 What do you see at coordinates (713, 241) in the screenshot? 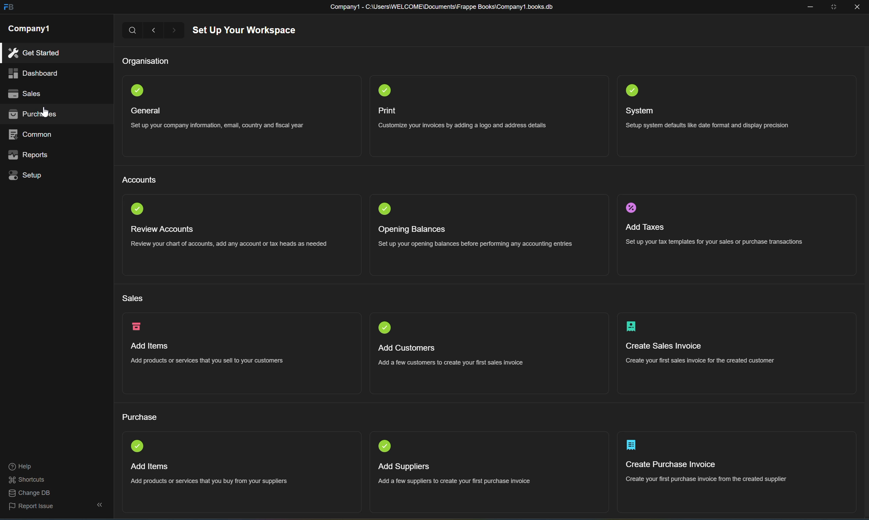
I see `set up your tax templates for your sales or purchase transactions` at bounding box center [713, 241].